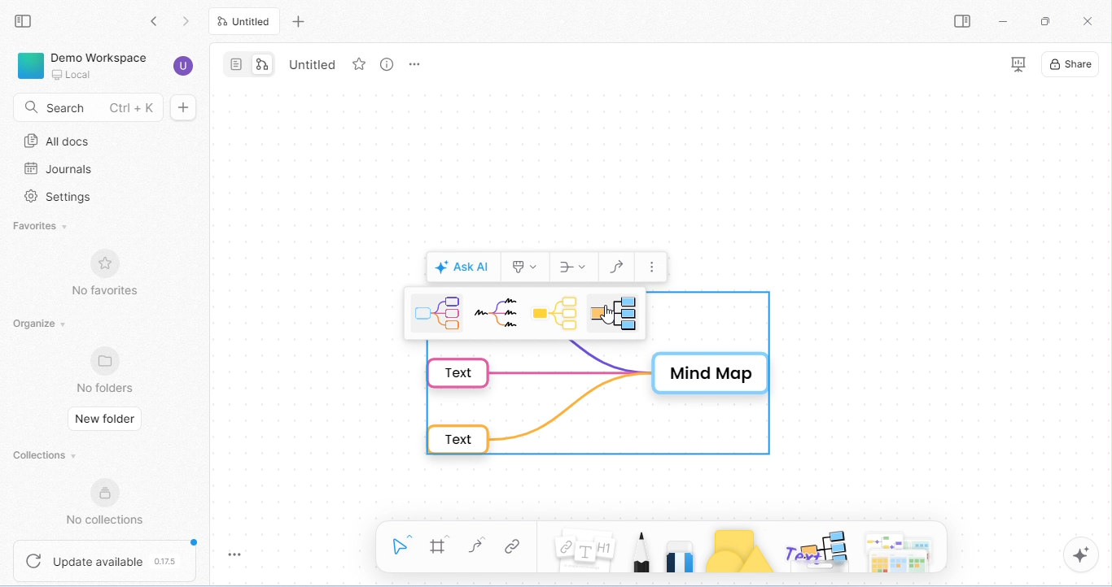 Image resolution: width=1112 pixels, height=587 pixels. I want to click on more, so click(653, 267).